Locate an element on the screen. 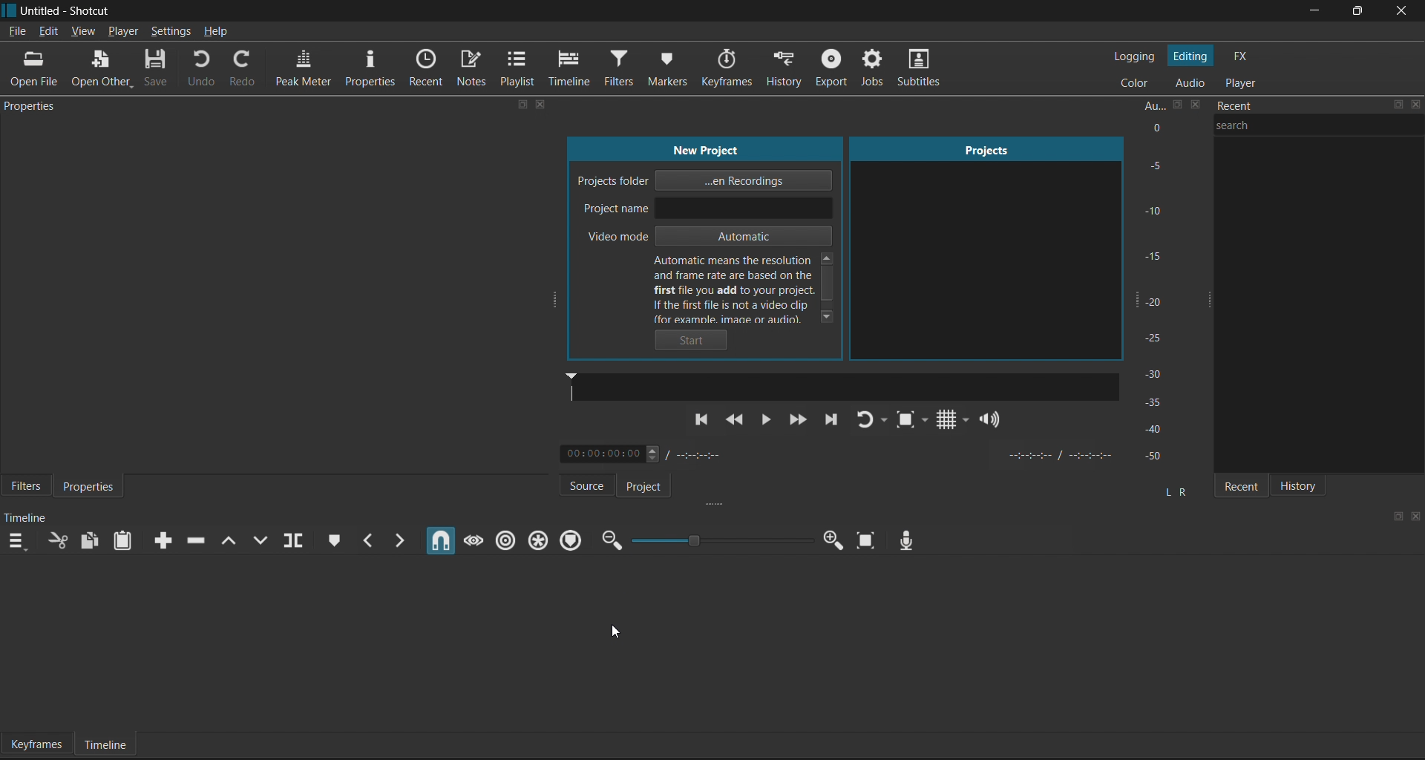 This screenshot has width=1425, height=760. new project  is located at coordinates (708, 148).